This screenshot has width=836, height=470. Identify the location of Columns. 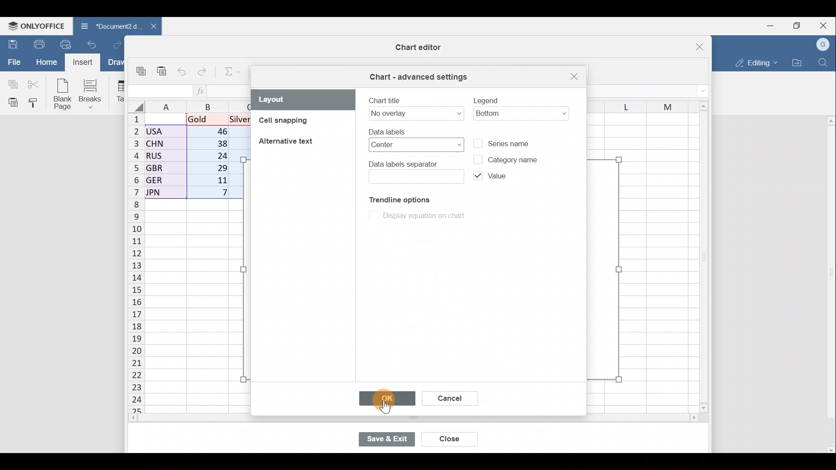
(637, 104).